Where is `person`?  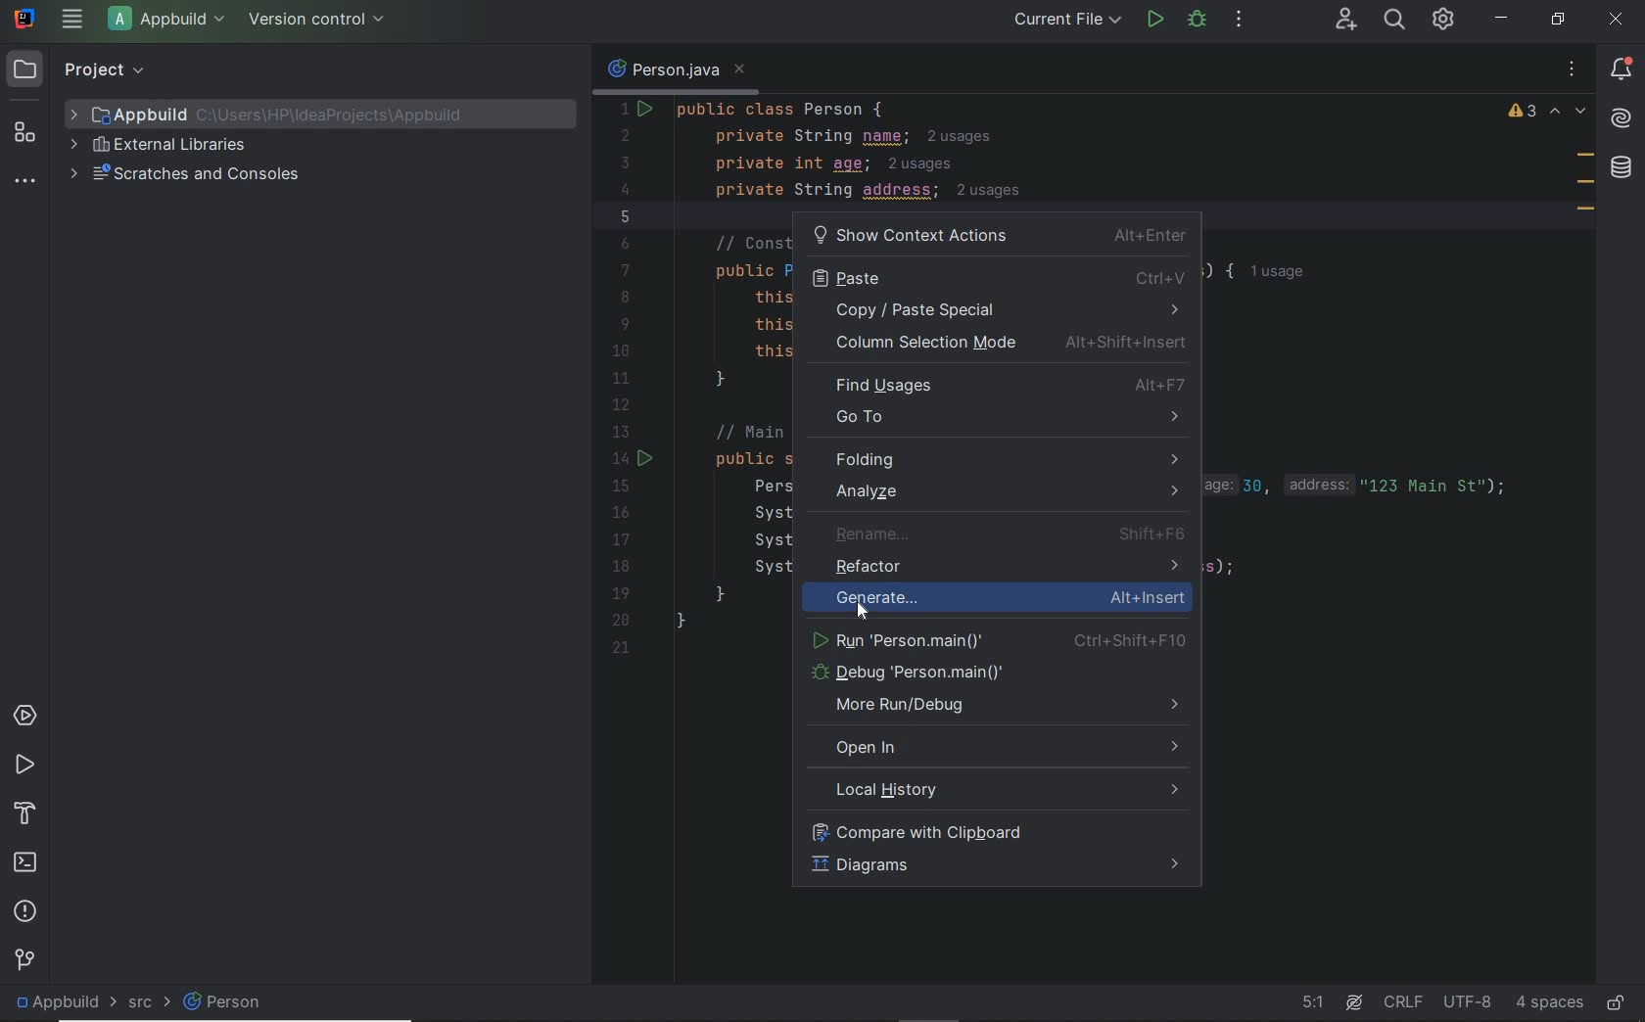 person is located at coordinates (242, 1006).